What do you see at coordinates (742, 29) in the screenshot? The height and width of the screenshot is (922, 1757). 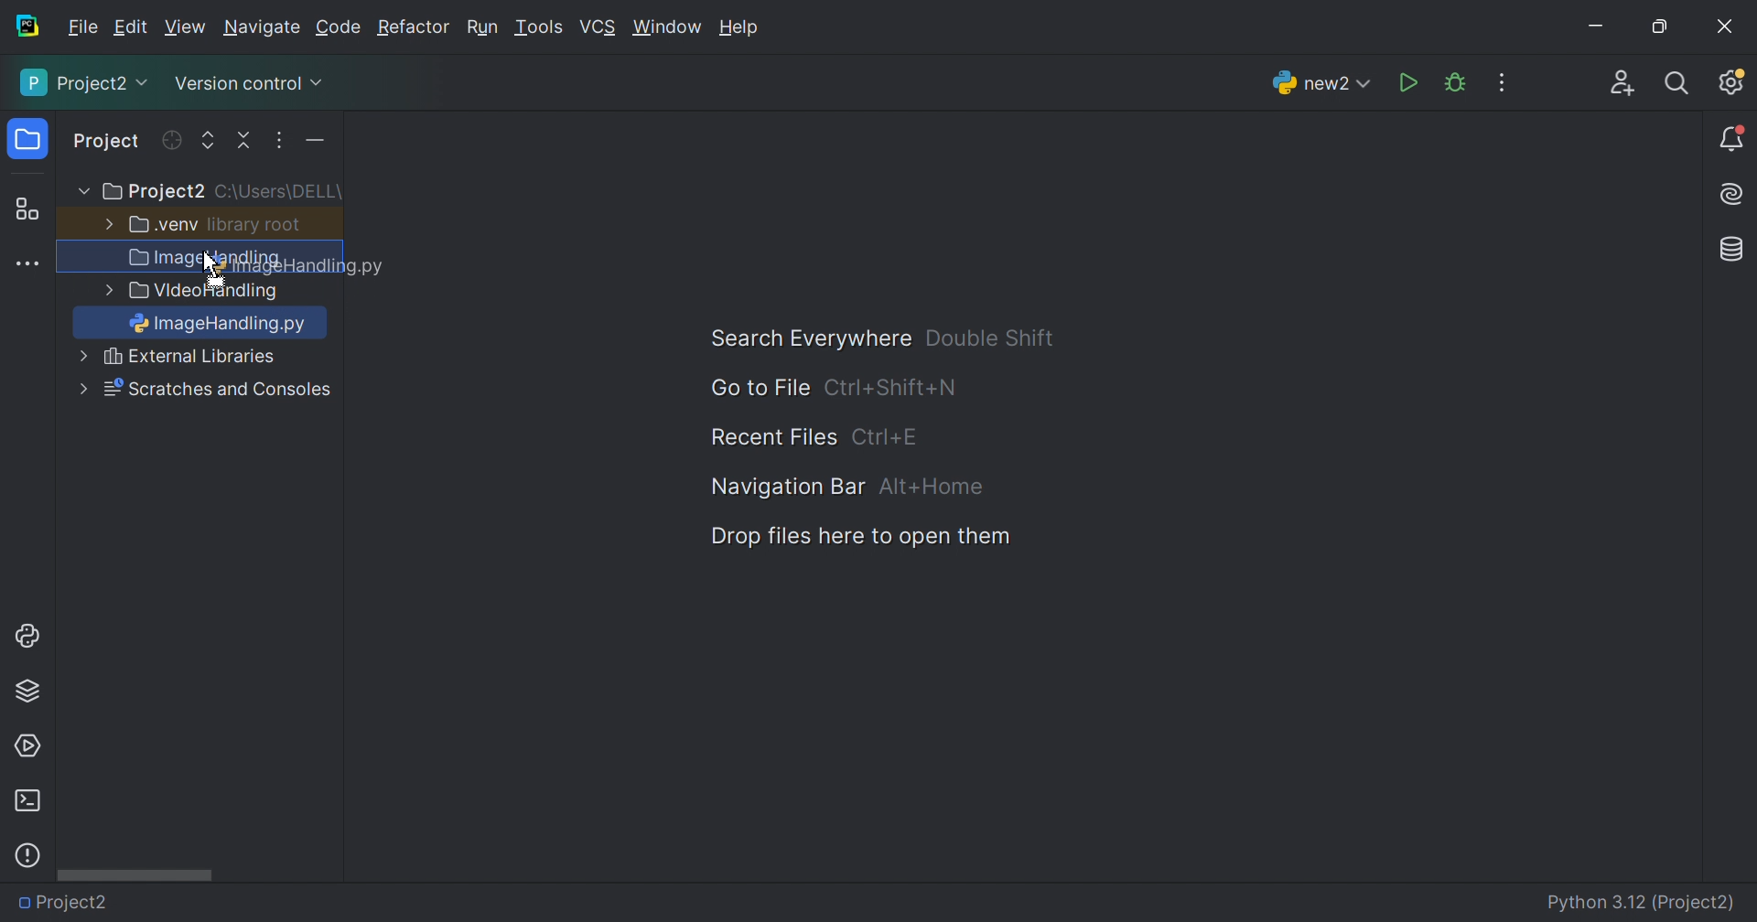 I see `Help` at bounding box center [742, 29].